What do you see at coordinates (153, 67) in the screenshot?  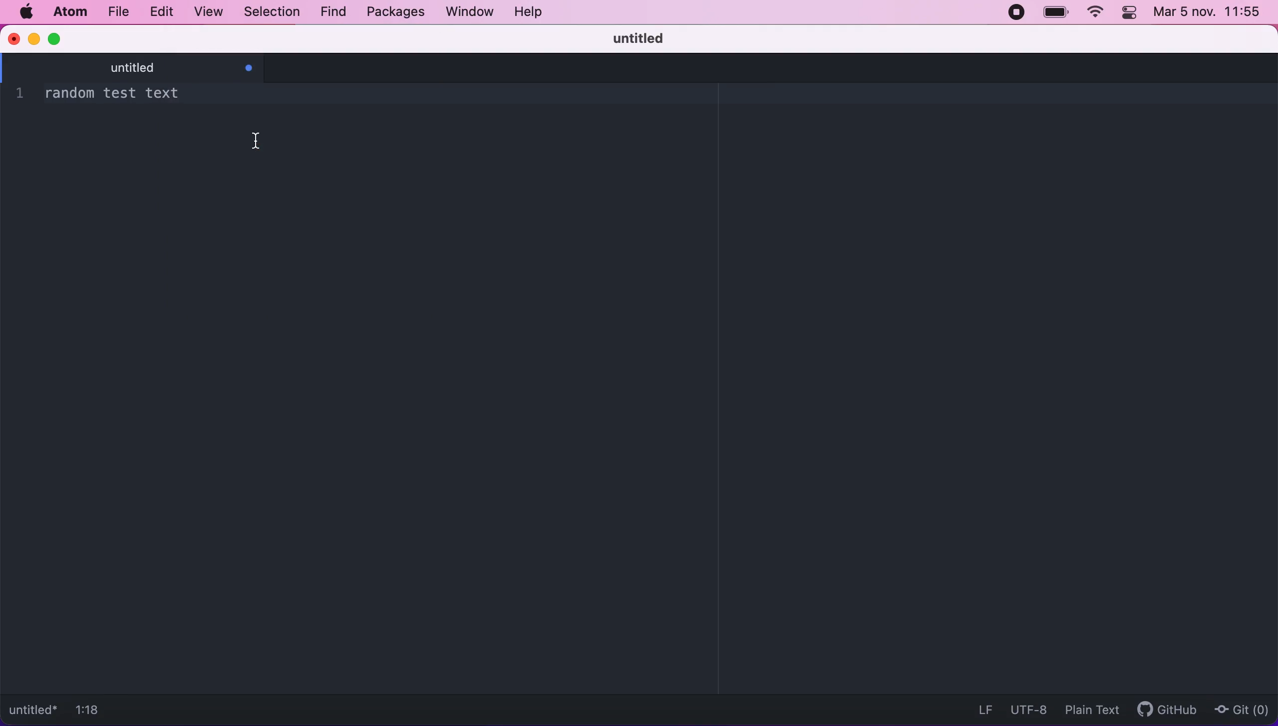 I see `untitled` at bounding box center [153, 67].